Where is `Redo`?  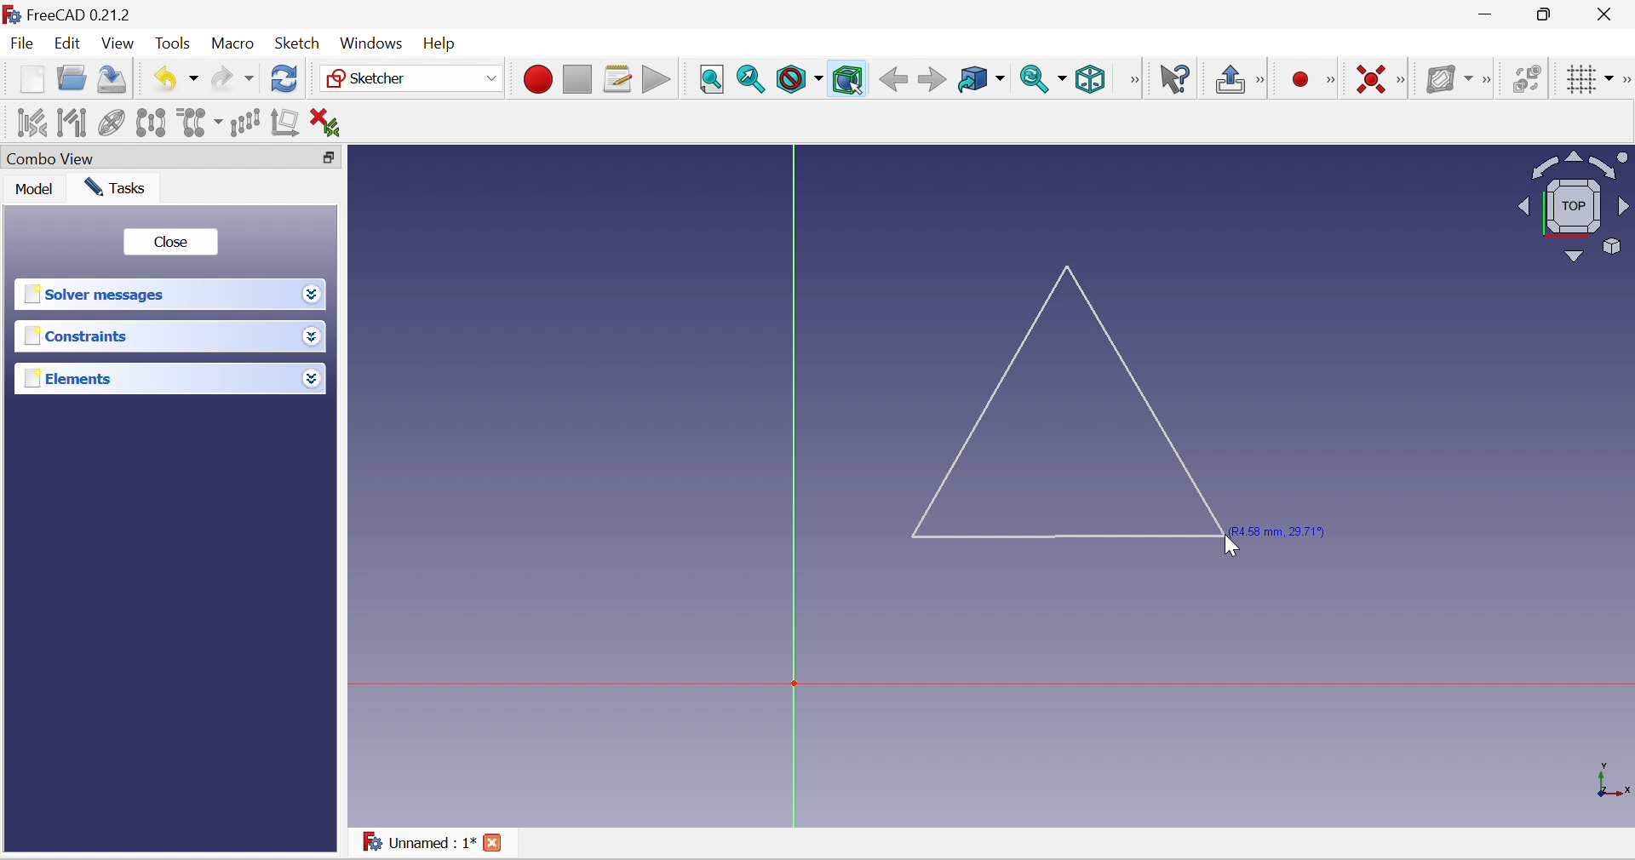 Redo is located at coordinates (232, 81).